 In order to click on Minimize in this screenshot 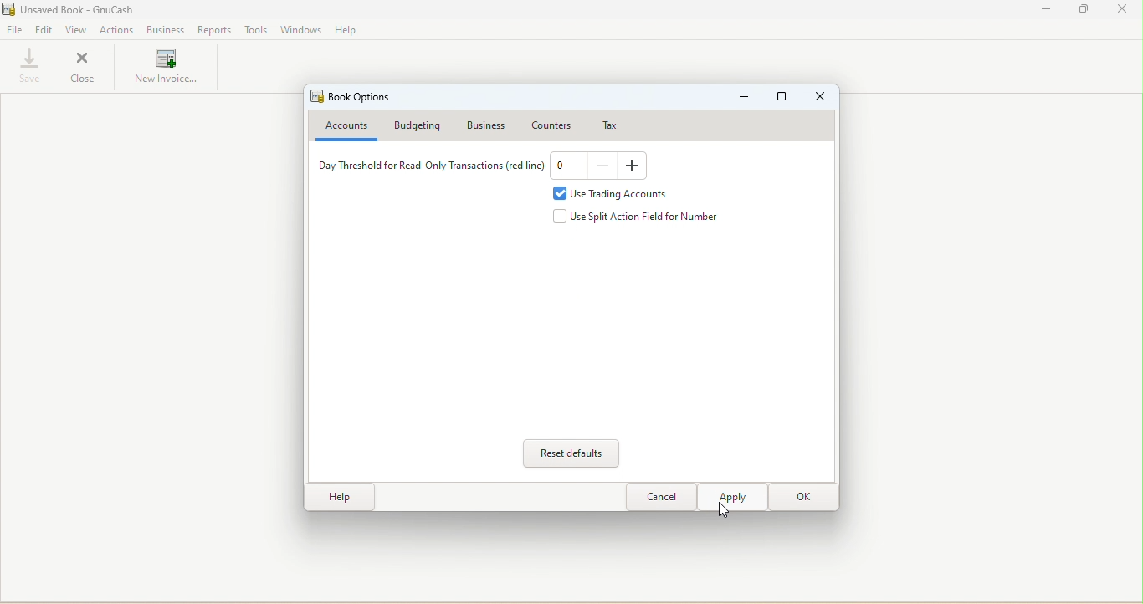, I will do `click(1048, 9)`.